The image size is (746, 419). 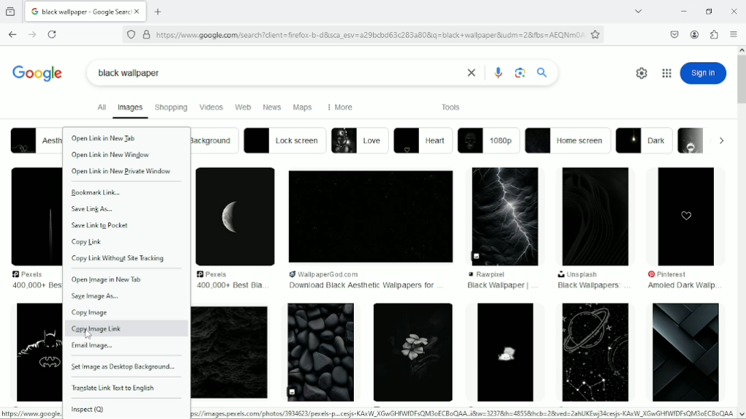 What do you see at coordinates (741, 83) in the screenshot?
I see `Vertical scrollbar` at bounding box center [741, 83].